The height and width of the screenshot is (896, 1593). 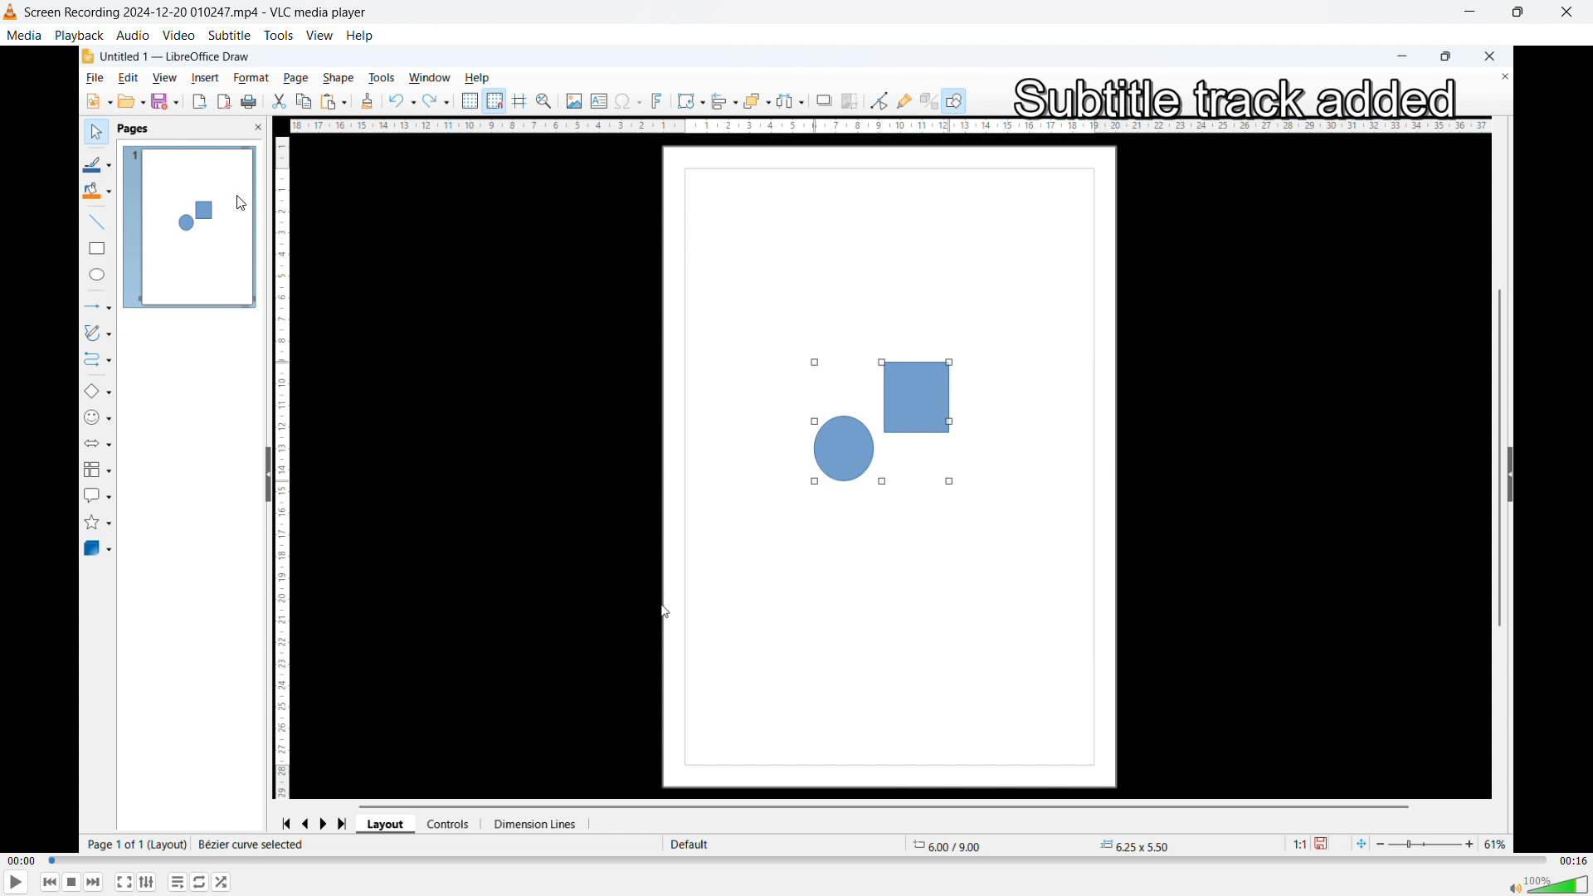 I want to click on maximize, so click(x=1445, y=57).